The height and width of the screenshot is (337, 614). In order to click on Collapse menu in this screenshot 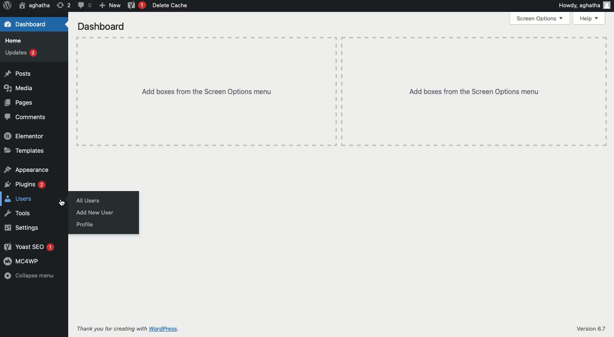, I will do `click(33, 276)`.